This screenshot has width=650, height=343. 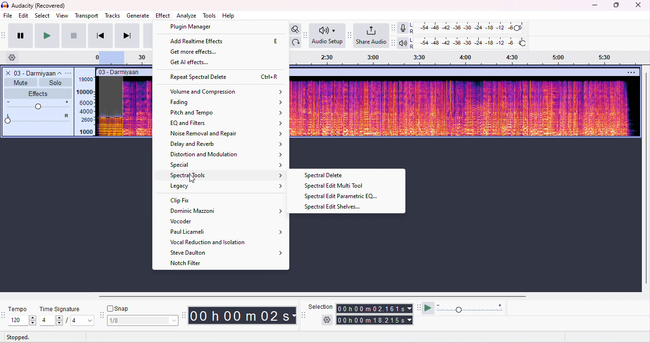 I want to click on effects, so click(x=38, y=93).